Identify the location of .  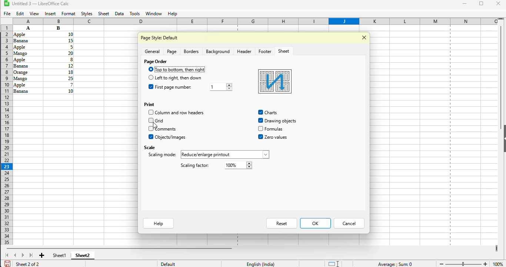
(27, 47).